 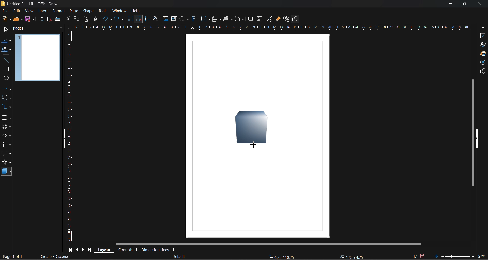 What do you see at coordinates (59, 11) in the screenshot?
I see `format` at bounding box center [59, 11].